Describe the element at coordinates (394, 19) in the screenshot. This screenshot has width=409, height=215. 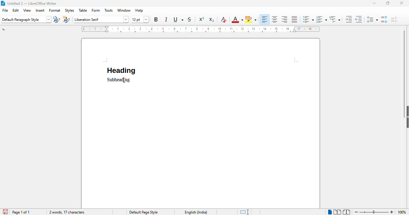
I see `decrease paragraph spacing` at that location.